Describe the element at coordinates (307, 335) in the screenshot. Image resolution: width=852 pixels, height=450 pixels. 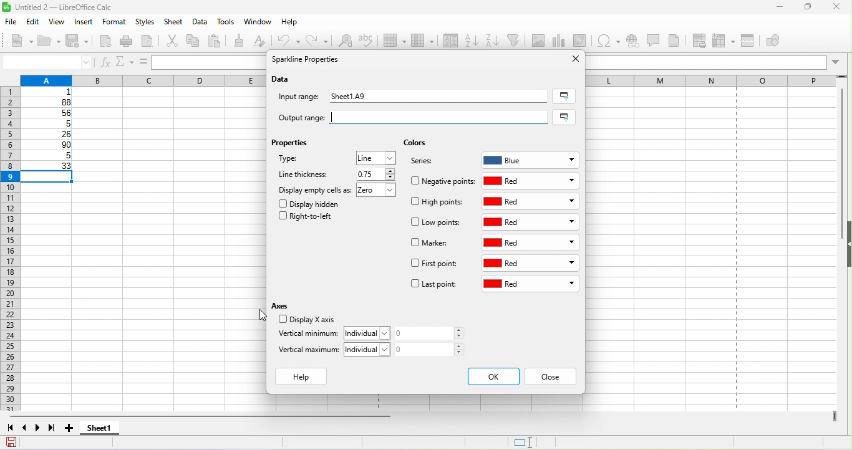
I see `vertical minimum` at that location.